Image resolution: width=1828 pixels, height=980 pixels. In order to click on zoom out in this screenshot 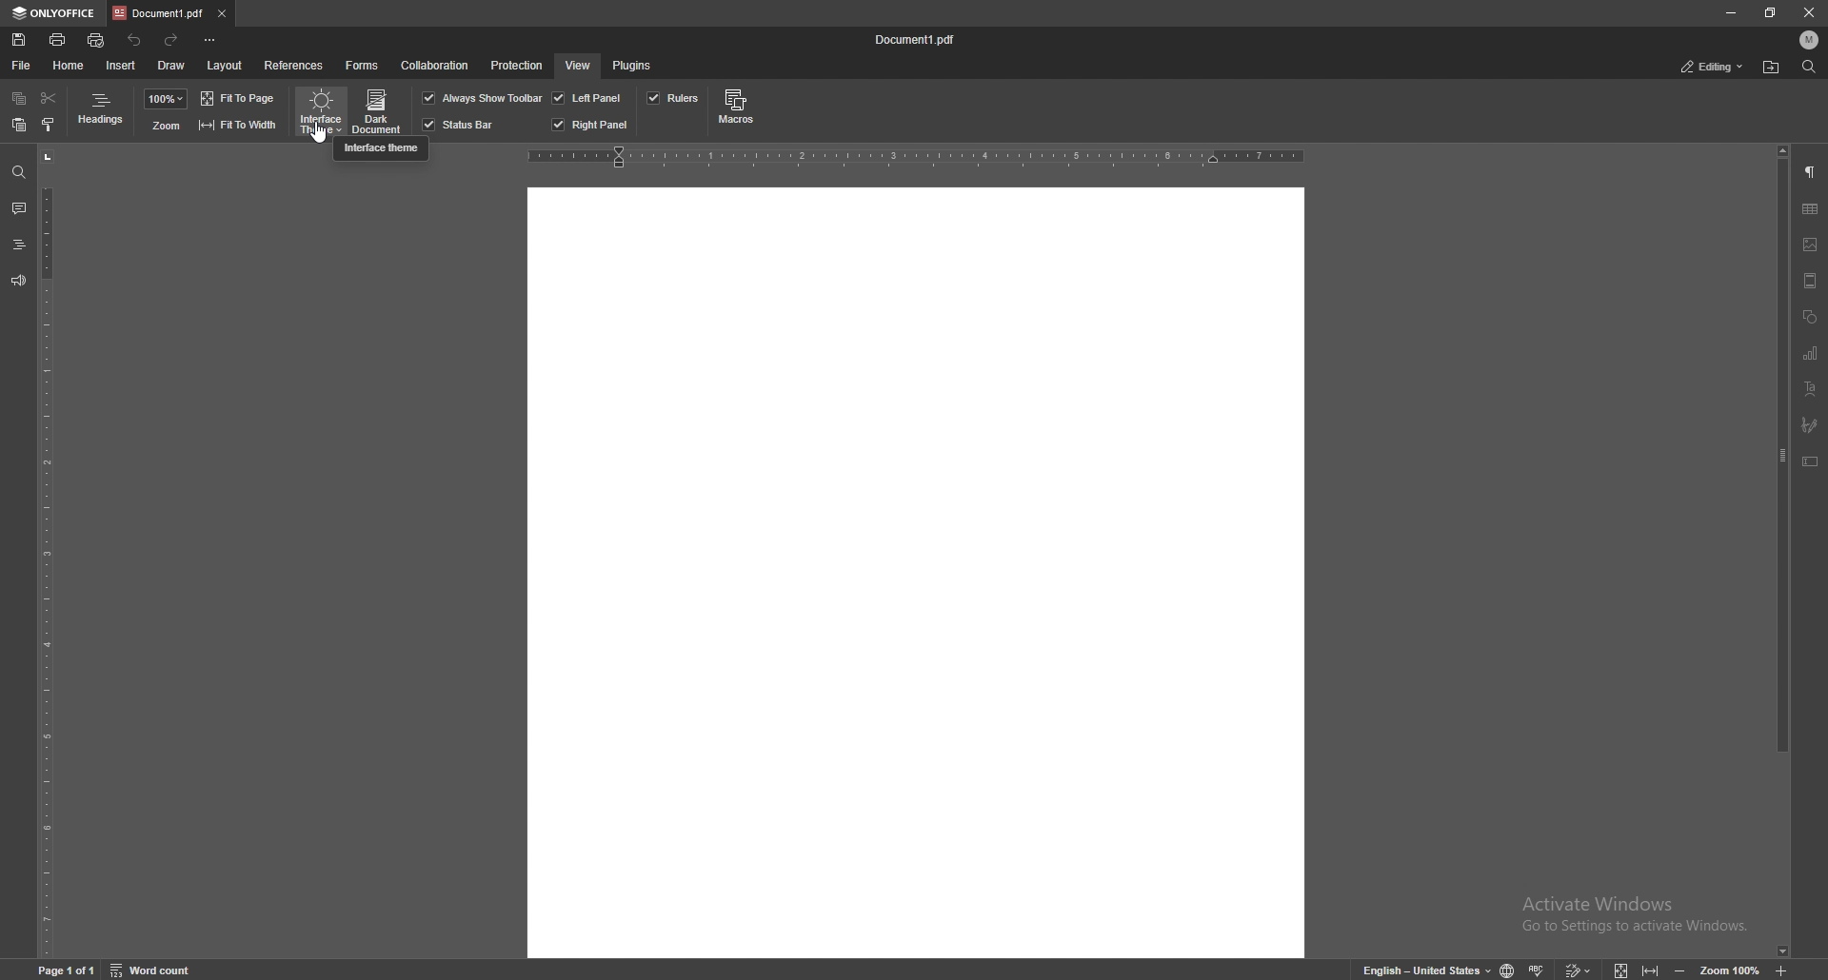, I will do `click(1680, 970)`.